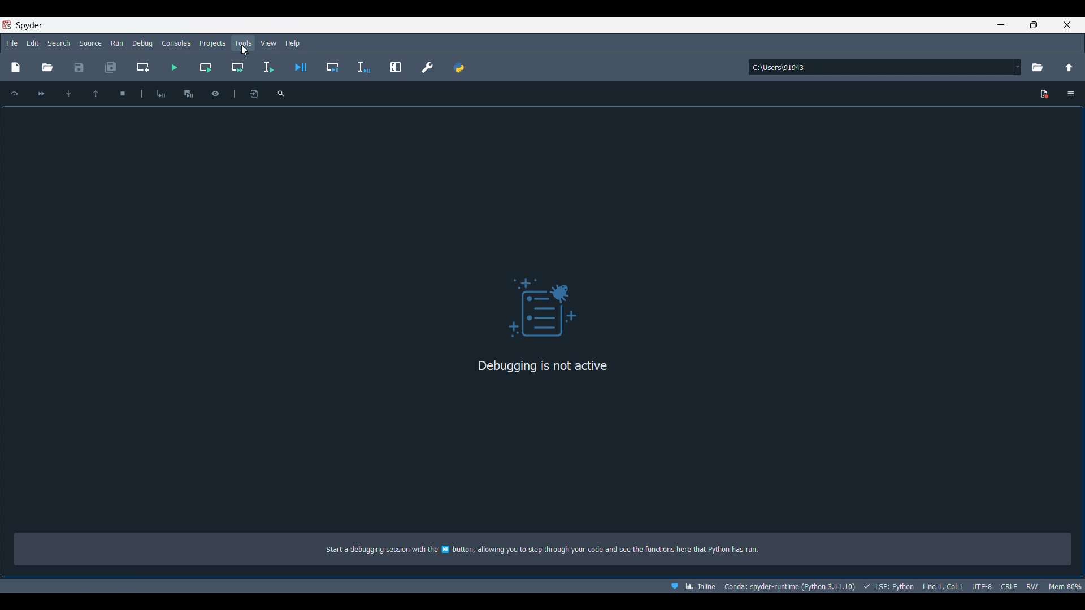 This screenshot has height=610, width=1085. What do you see at coordinates (268, 43) in the screenshot?
I see `View menu` at bounding box center [268, 43].